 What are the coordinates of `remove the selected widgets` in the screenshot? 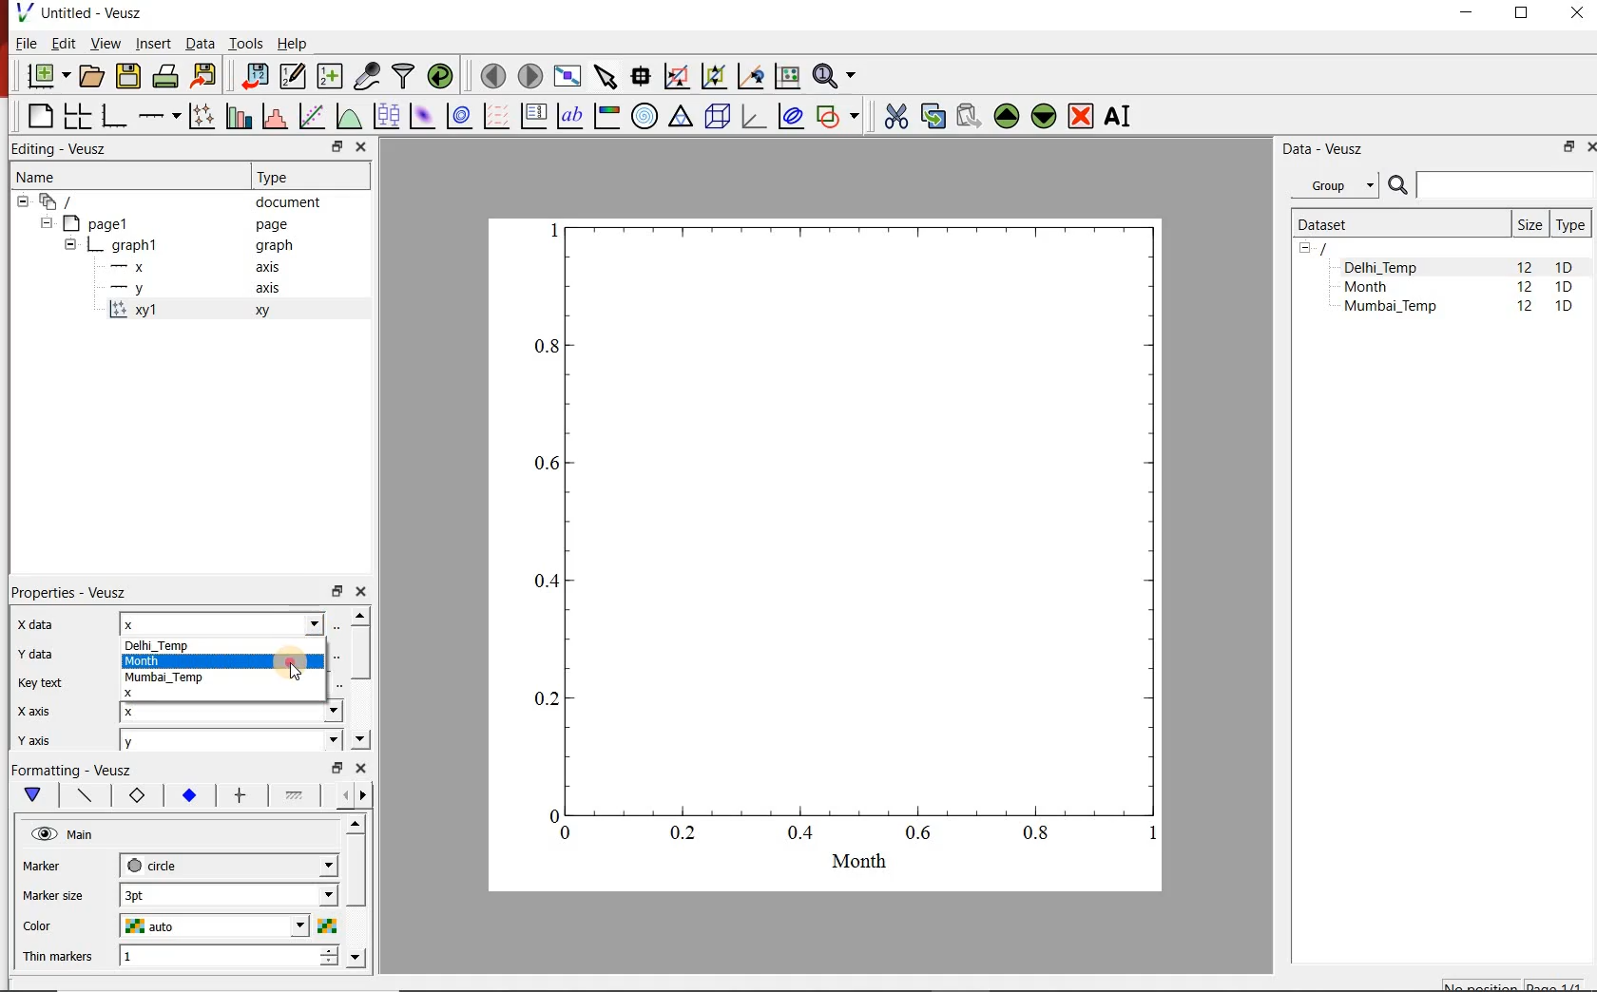 It's located at (1082, 116).